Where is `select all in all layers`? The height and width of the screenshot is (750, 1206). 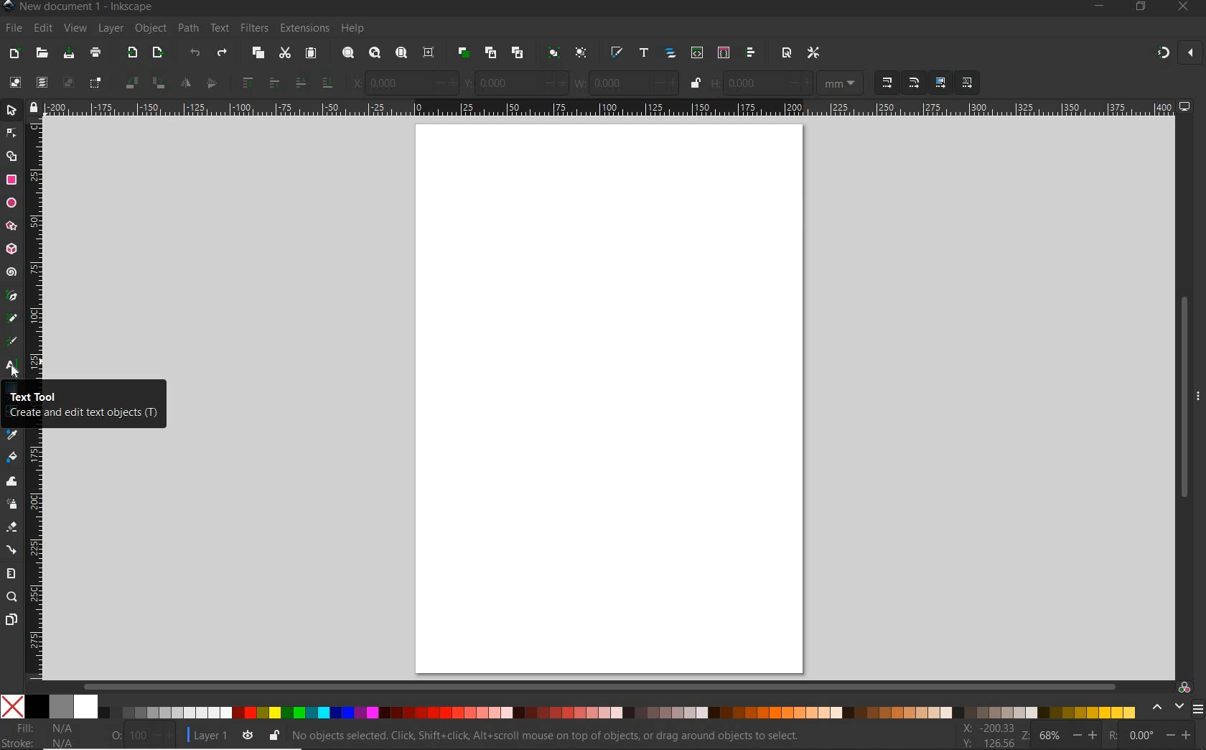
select all in all layers is located at coordinates (41, 83).